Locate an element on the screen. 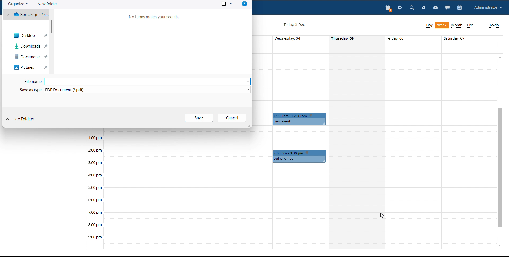  scroll down is located at coordinates (499, 245).